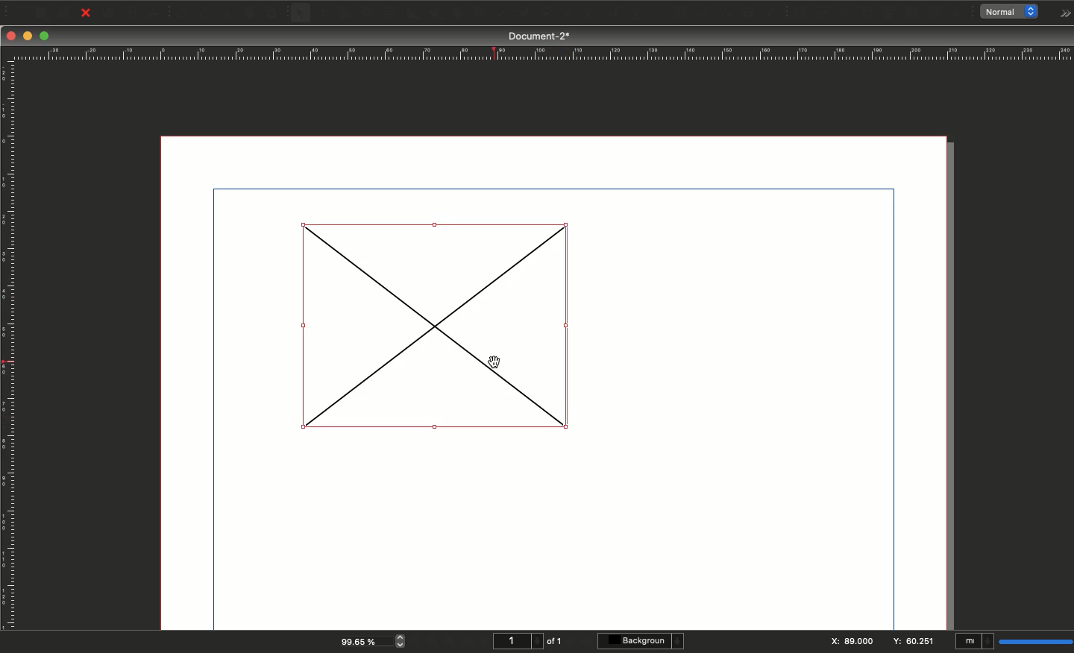 This screenshot has height=653, width=1074. I want to click on Image inserter, so click(434, 326).